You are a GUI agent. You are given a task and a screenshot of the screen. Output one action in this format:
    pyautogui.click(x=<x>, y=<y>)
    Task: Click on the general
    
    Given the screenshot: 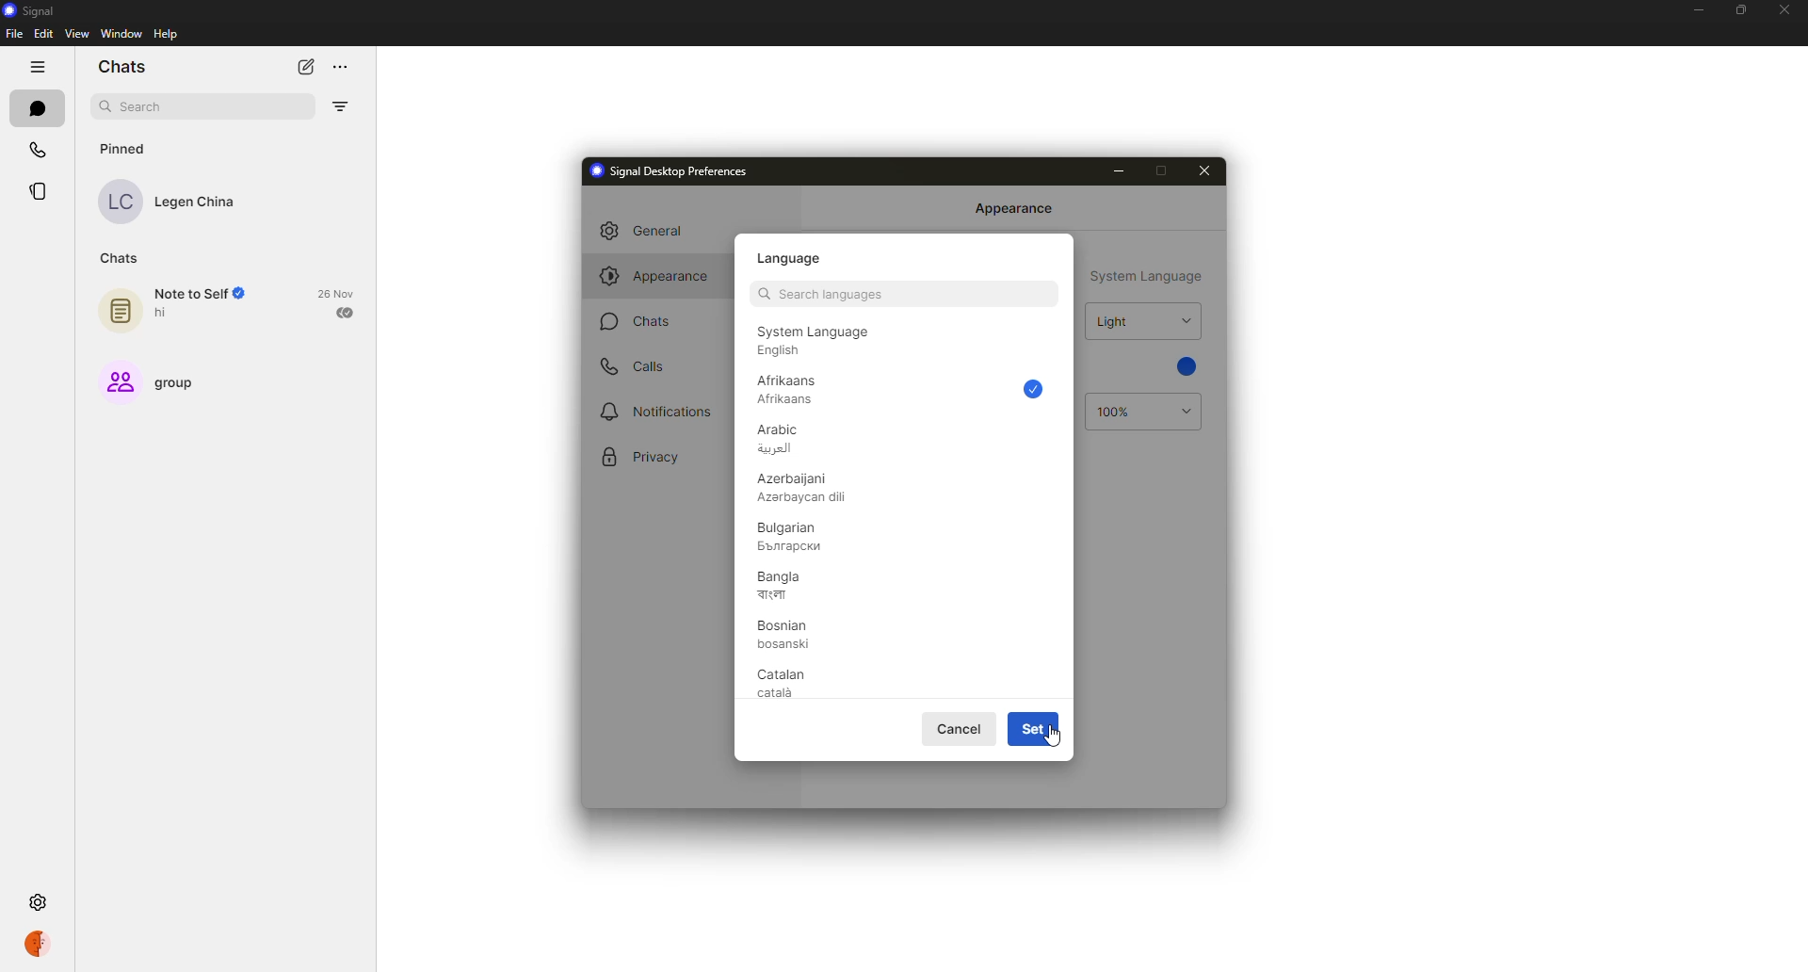 What is the action you would take?
    pyautogui.click(x=655, y=232)
    